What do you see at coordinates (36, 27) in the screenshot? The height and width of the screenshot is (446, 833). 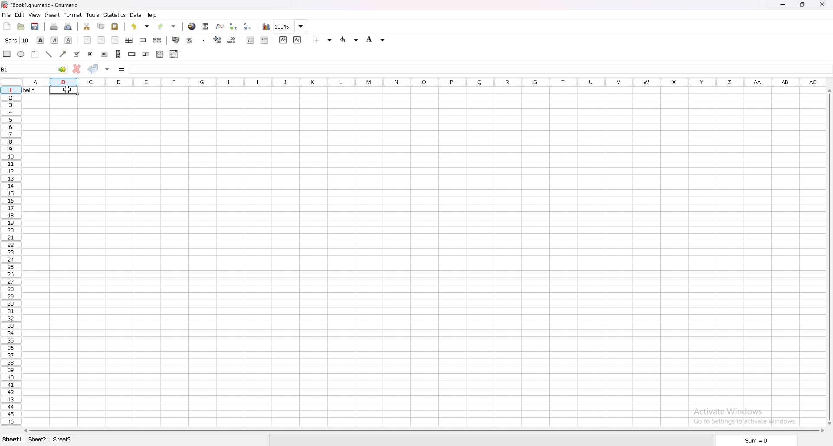 I see `save` at bounding box center [36, 27].